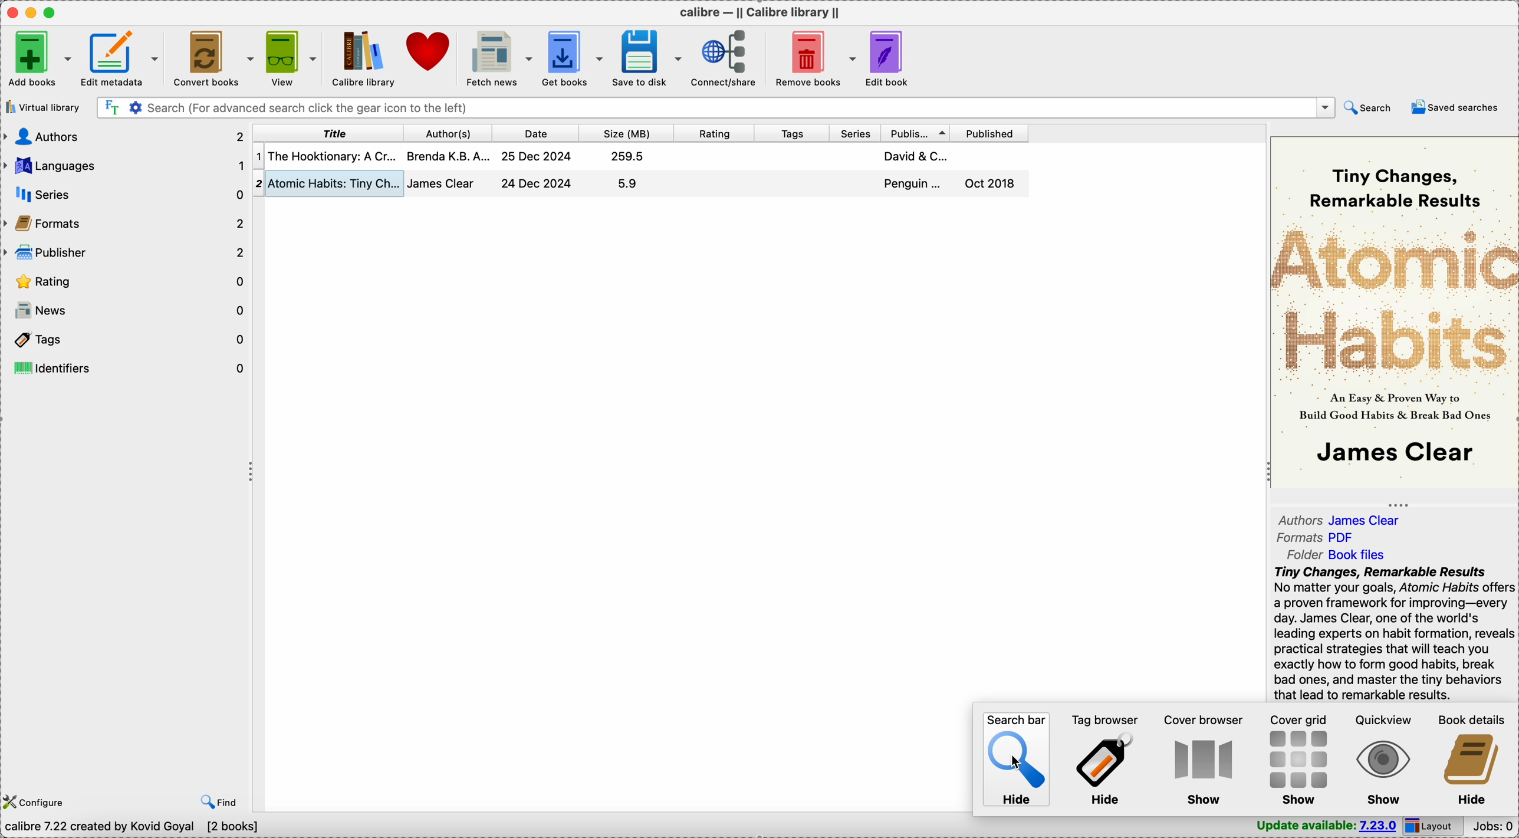 This screenshot has height=838, width=1519. Describe the element at coordinates (448, 156) in the screenshot. I see `brenda K.B.A...` at that location.